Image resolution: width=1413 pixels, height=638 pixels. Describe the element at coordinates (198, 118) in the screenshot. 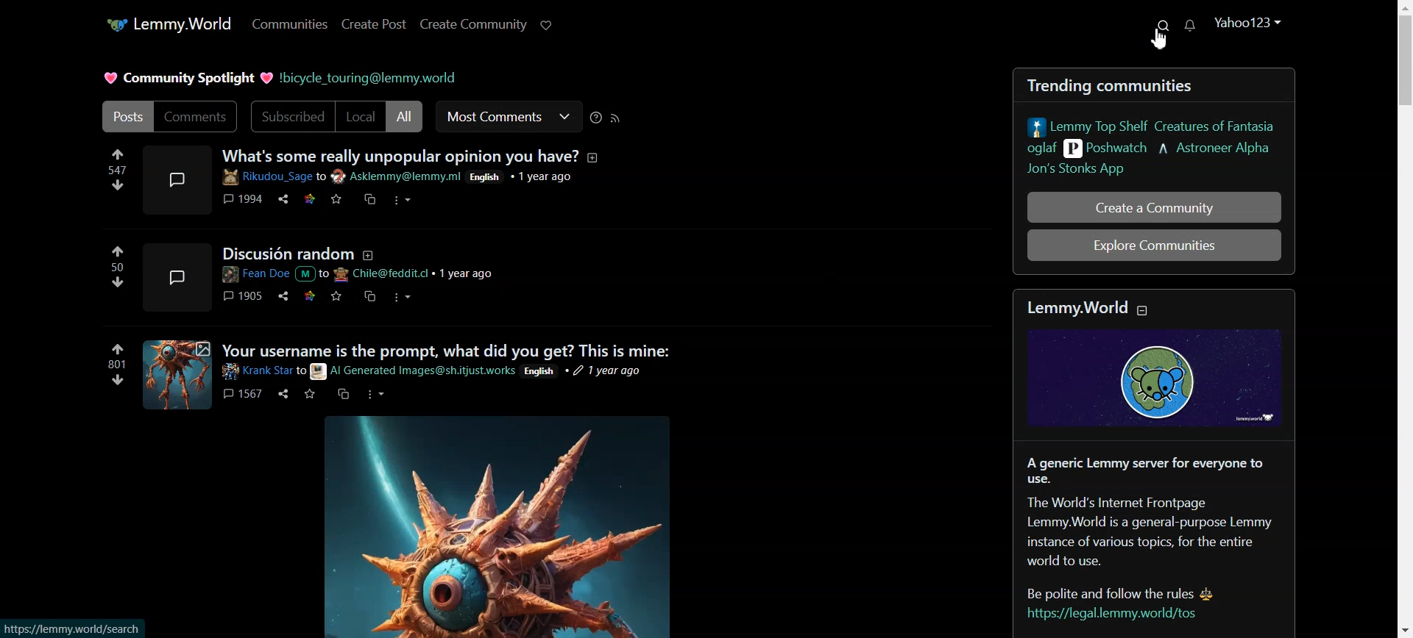

I see `Comments` at that location.